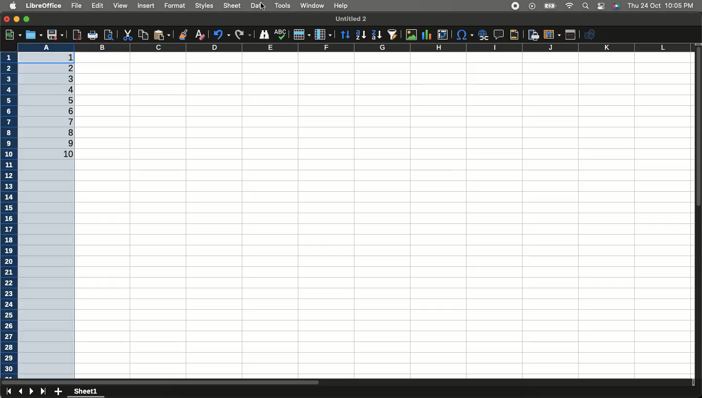 Image resolution: width=702 pixels, height=398 pixels. What do you see at coordinates (234, 5) in the screenshot?
I see `Sheet` at bounding box center [234, 5].